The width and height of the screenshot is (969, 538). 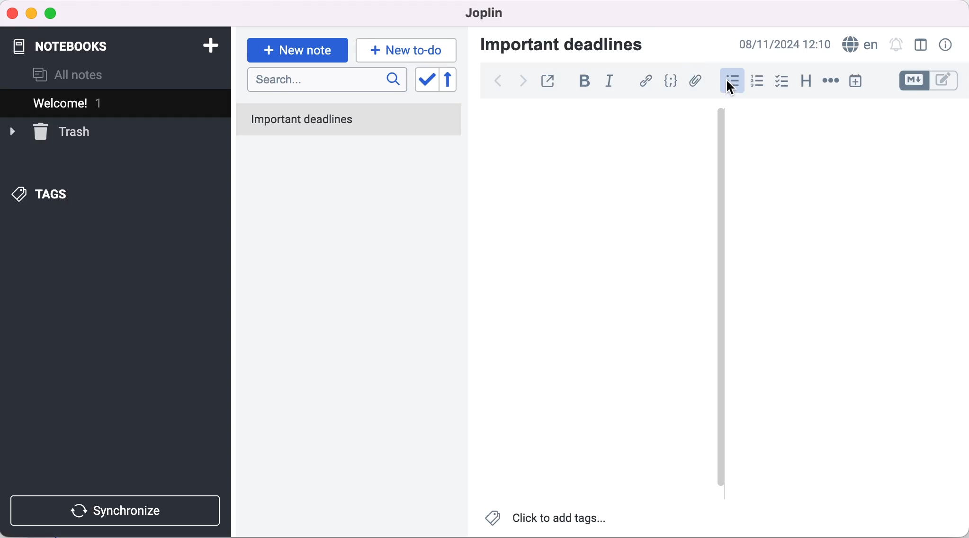 I want to click on numbered list, so click(x=756, y=81).